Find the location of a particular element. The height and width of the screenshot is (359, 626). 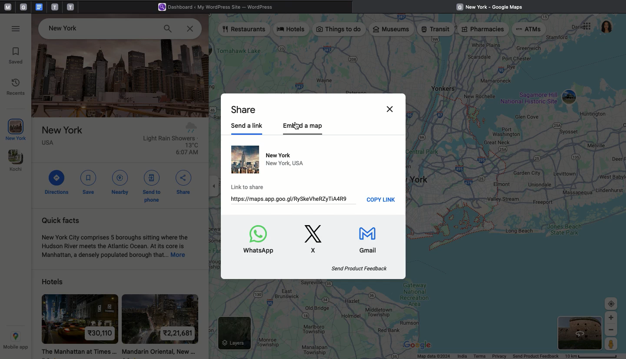

Search is located at coordinates (168, 29).